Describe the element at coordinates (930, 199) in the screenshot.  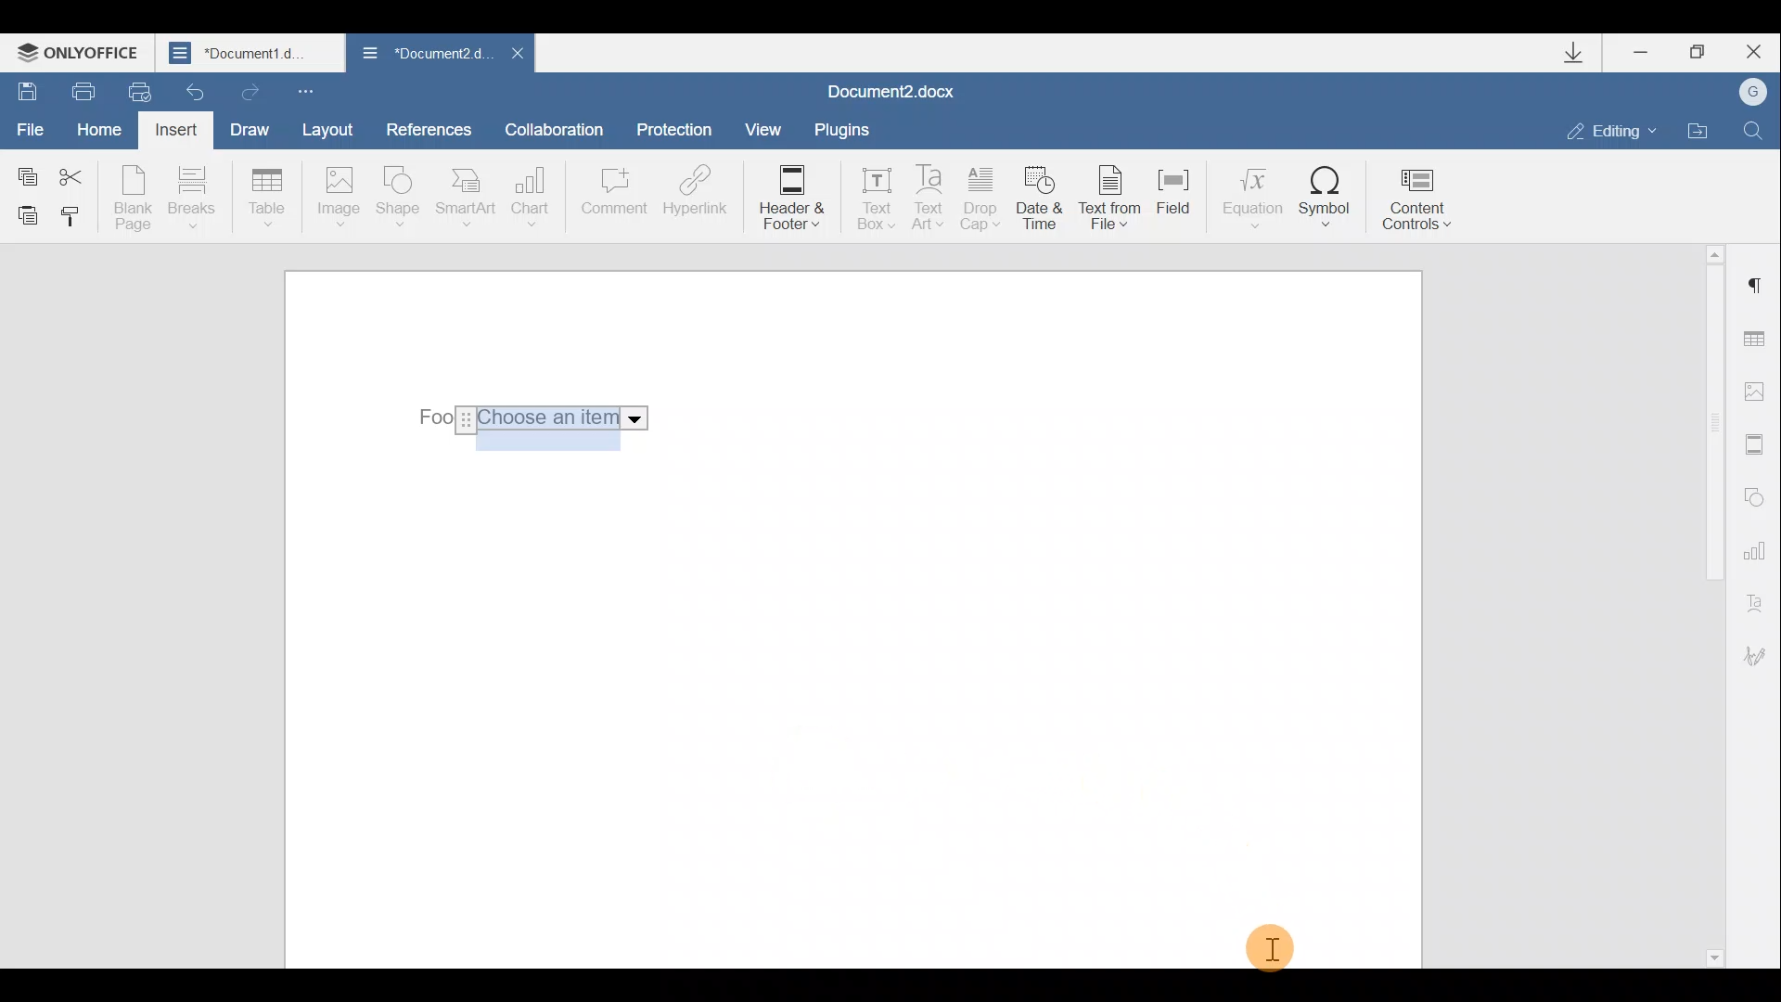
I see `Text Art` at that location.